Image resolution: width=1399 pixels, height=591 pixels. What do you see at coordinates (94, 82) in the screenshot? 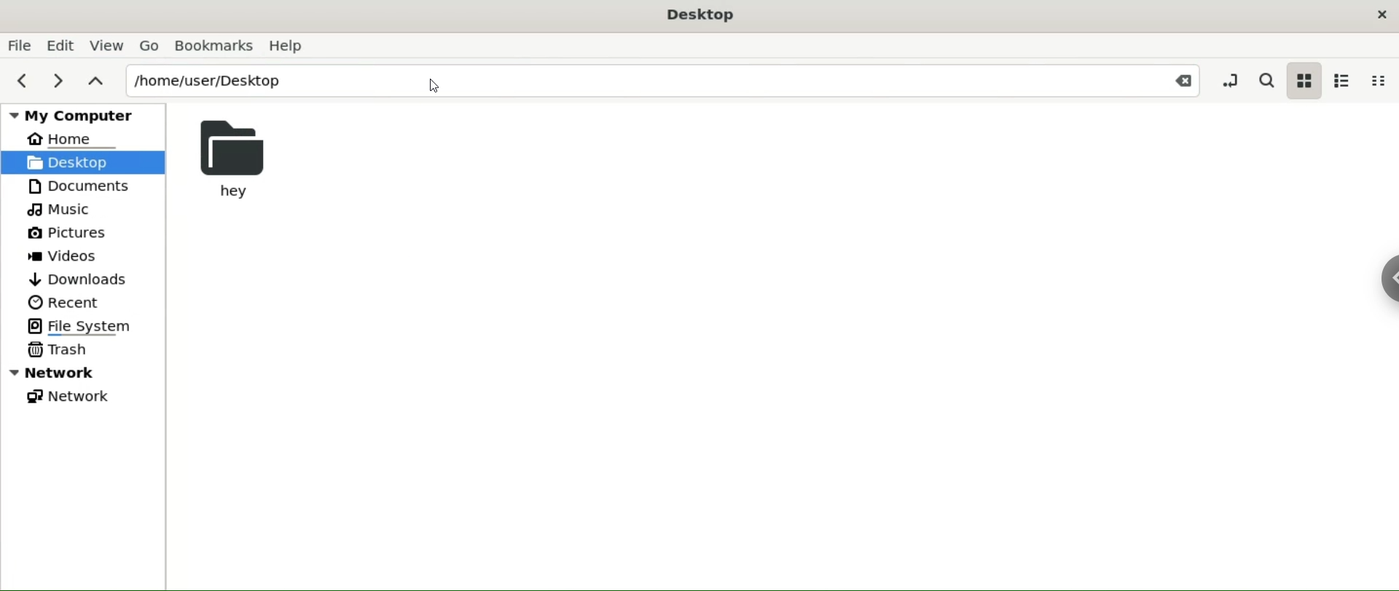
I see `parent holders` at bounding box center [94, 82].